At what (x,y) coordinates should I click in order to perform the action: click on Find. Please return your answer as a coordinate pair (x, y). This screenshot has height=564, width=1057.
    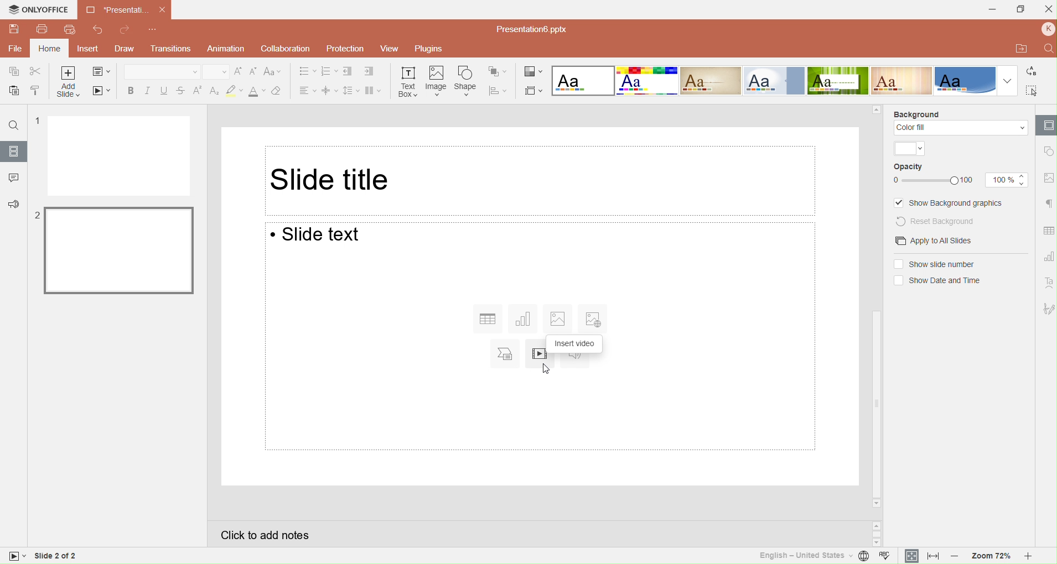
    Looking at the image, I should click on (1046, 49).